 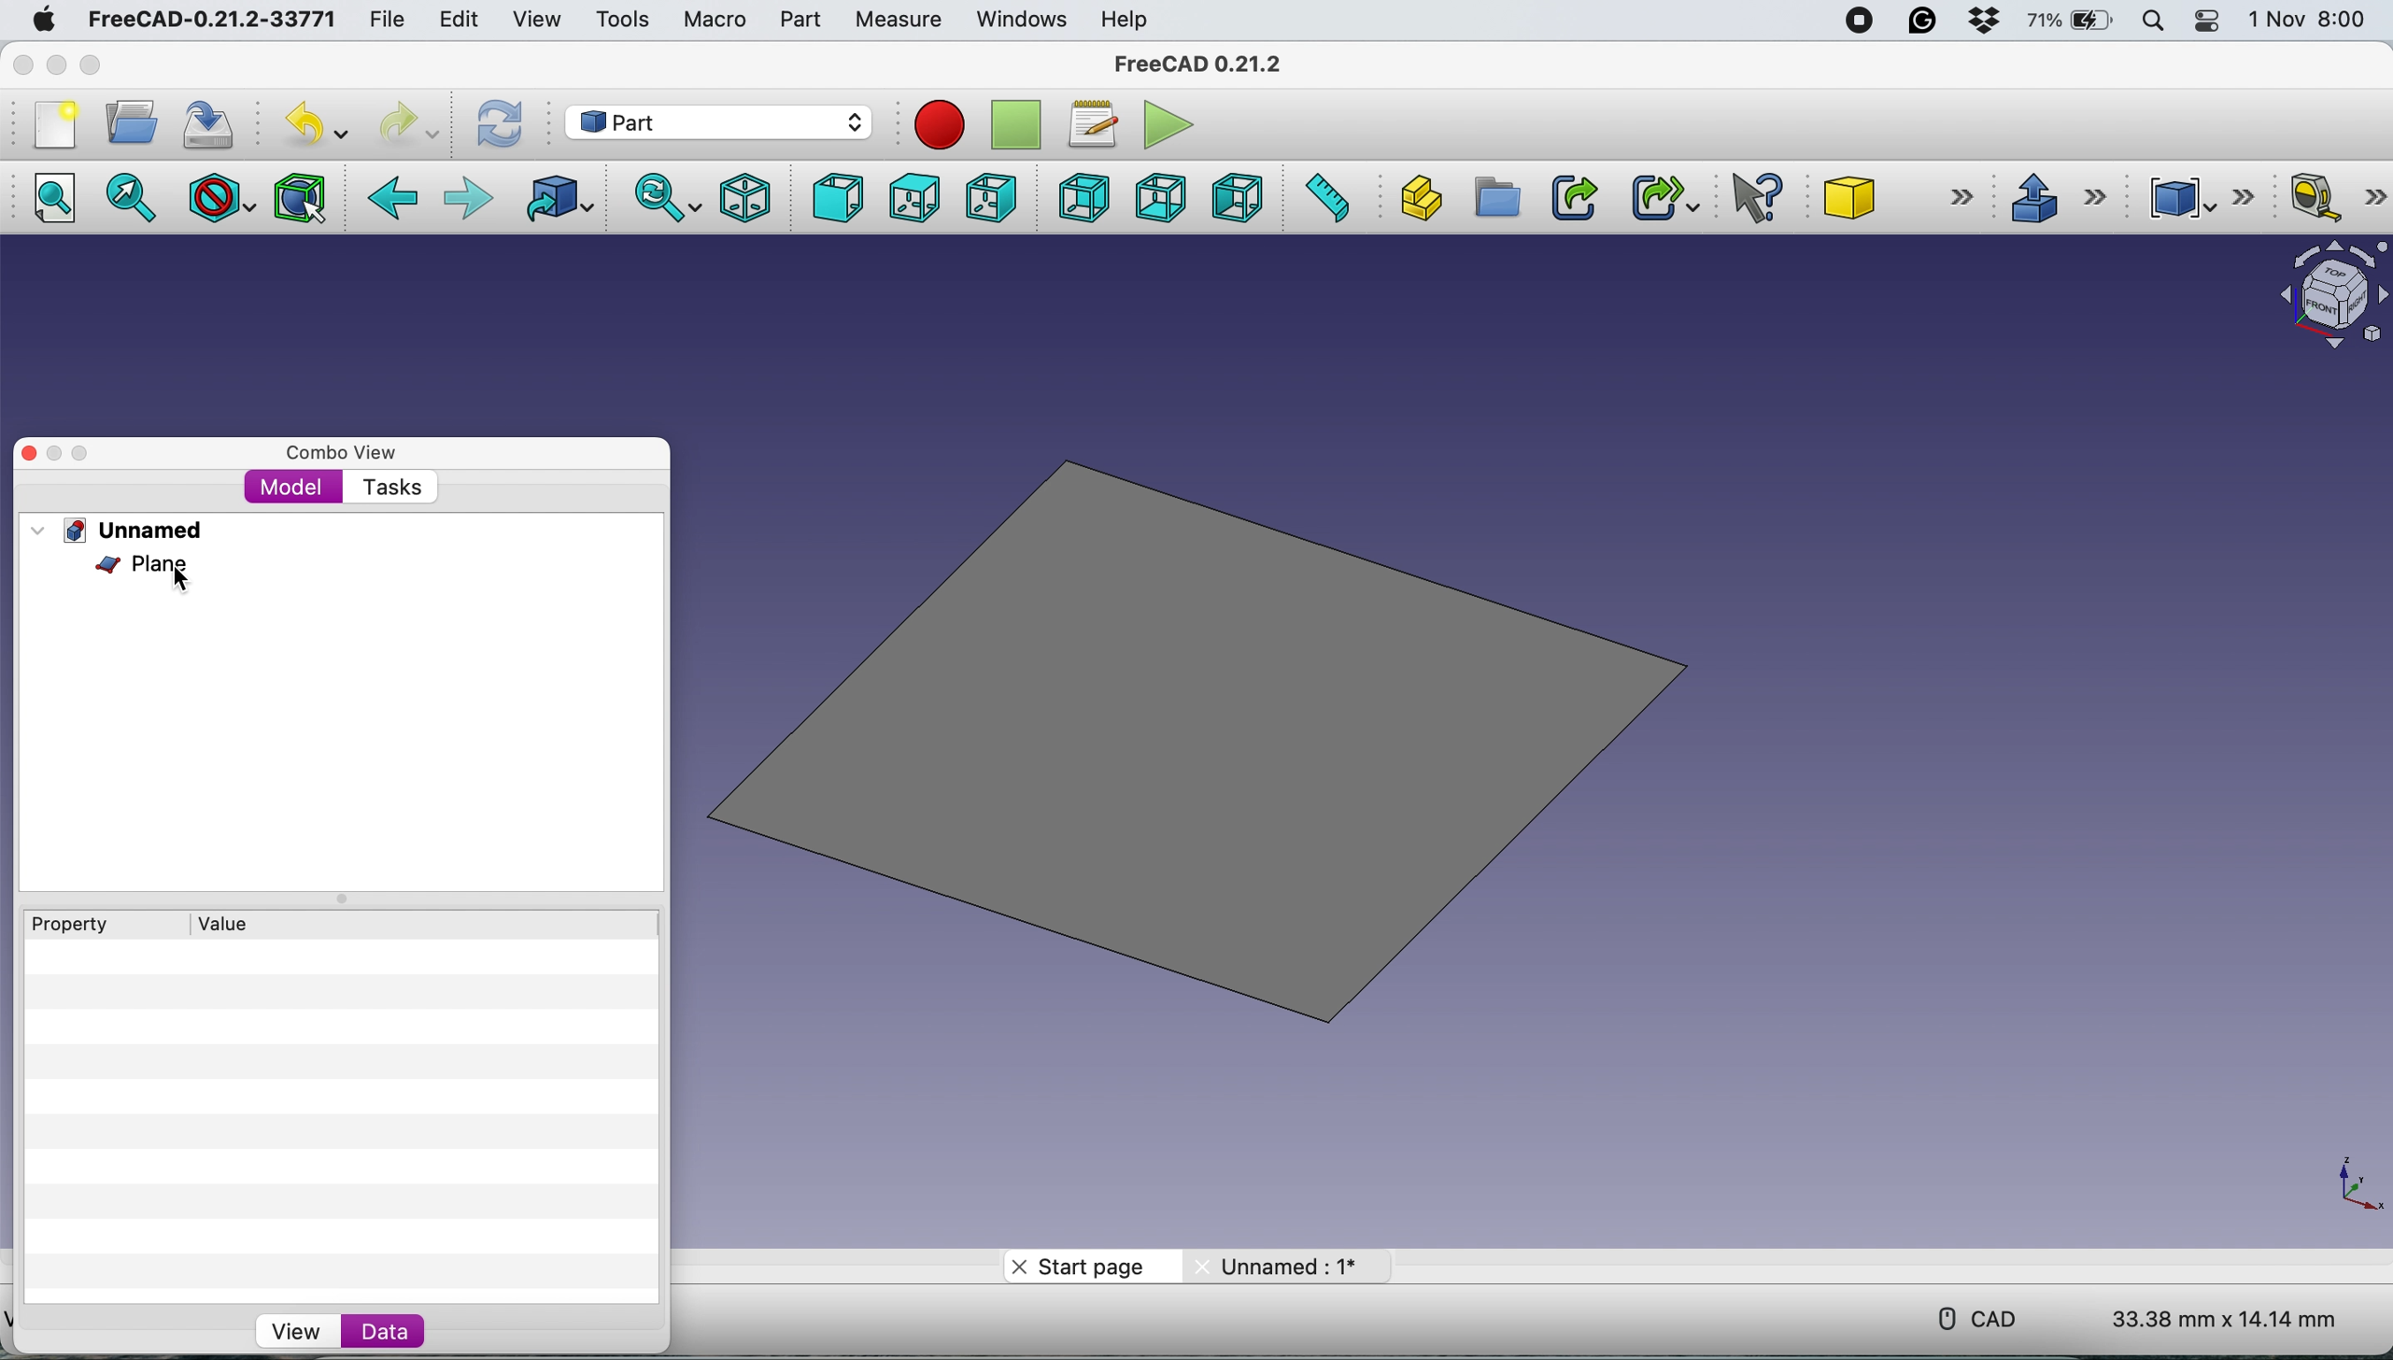 I want to click on fit selection, so click(x=129, y=204).